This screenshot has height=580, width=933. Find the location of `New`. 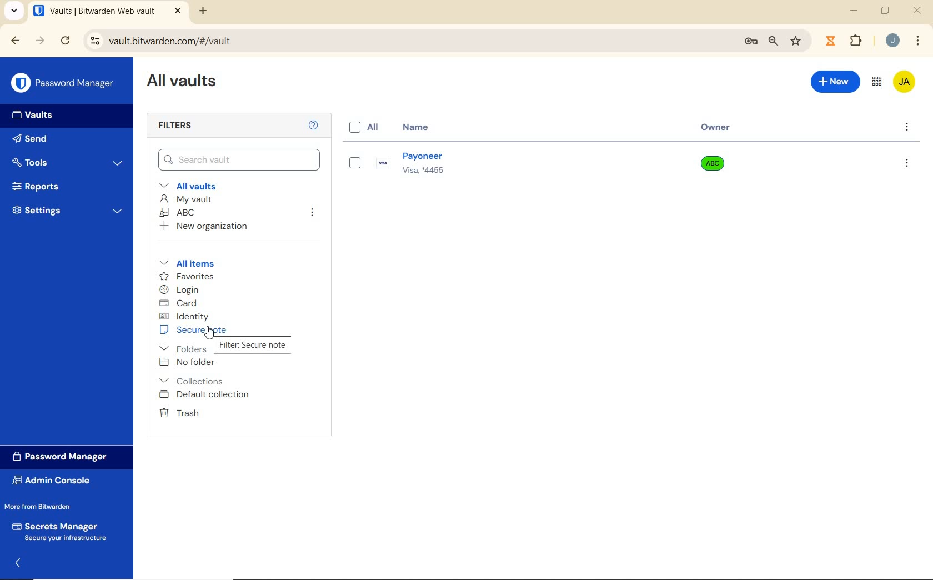

New is located at coordinates (836, 84).